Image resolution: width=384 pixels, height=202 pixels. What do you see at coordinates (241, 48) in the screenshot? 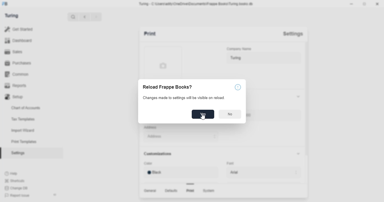
I see `‘Company Name` at bounding box center [241, 48].